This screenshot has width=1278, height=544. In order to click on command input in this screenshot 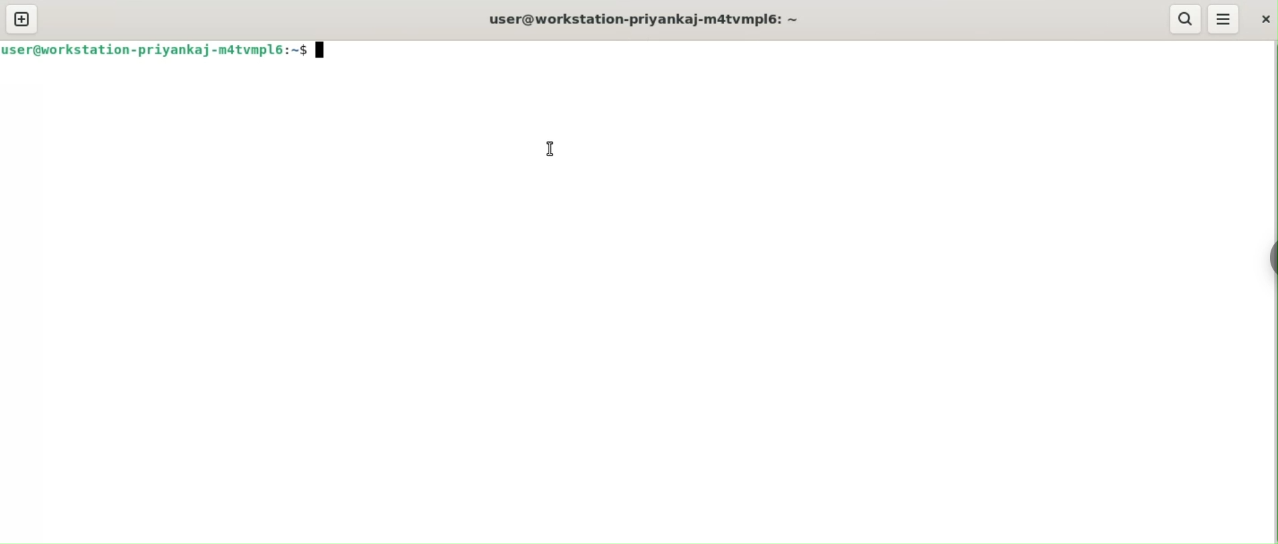, I will do `click(804, 53)`.